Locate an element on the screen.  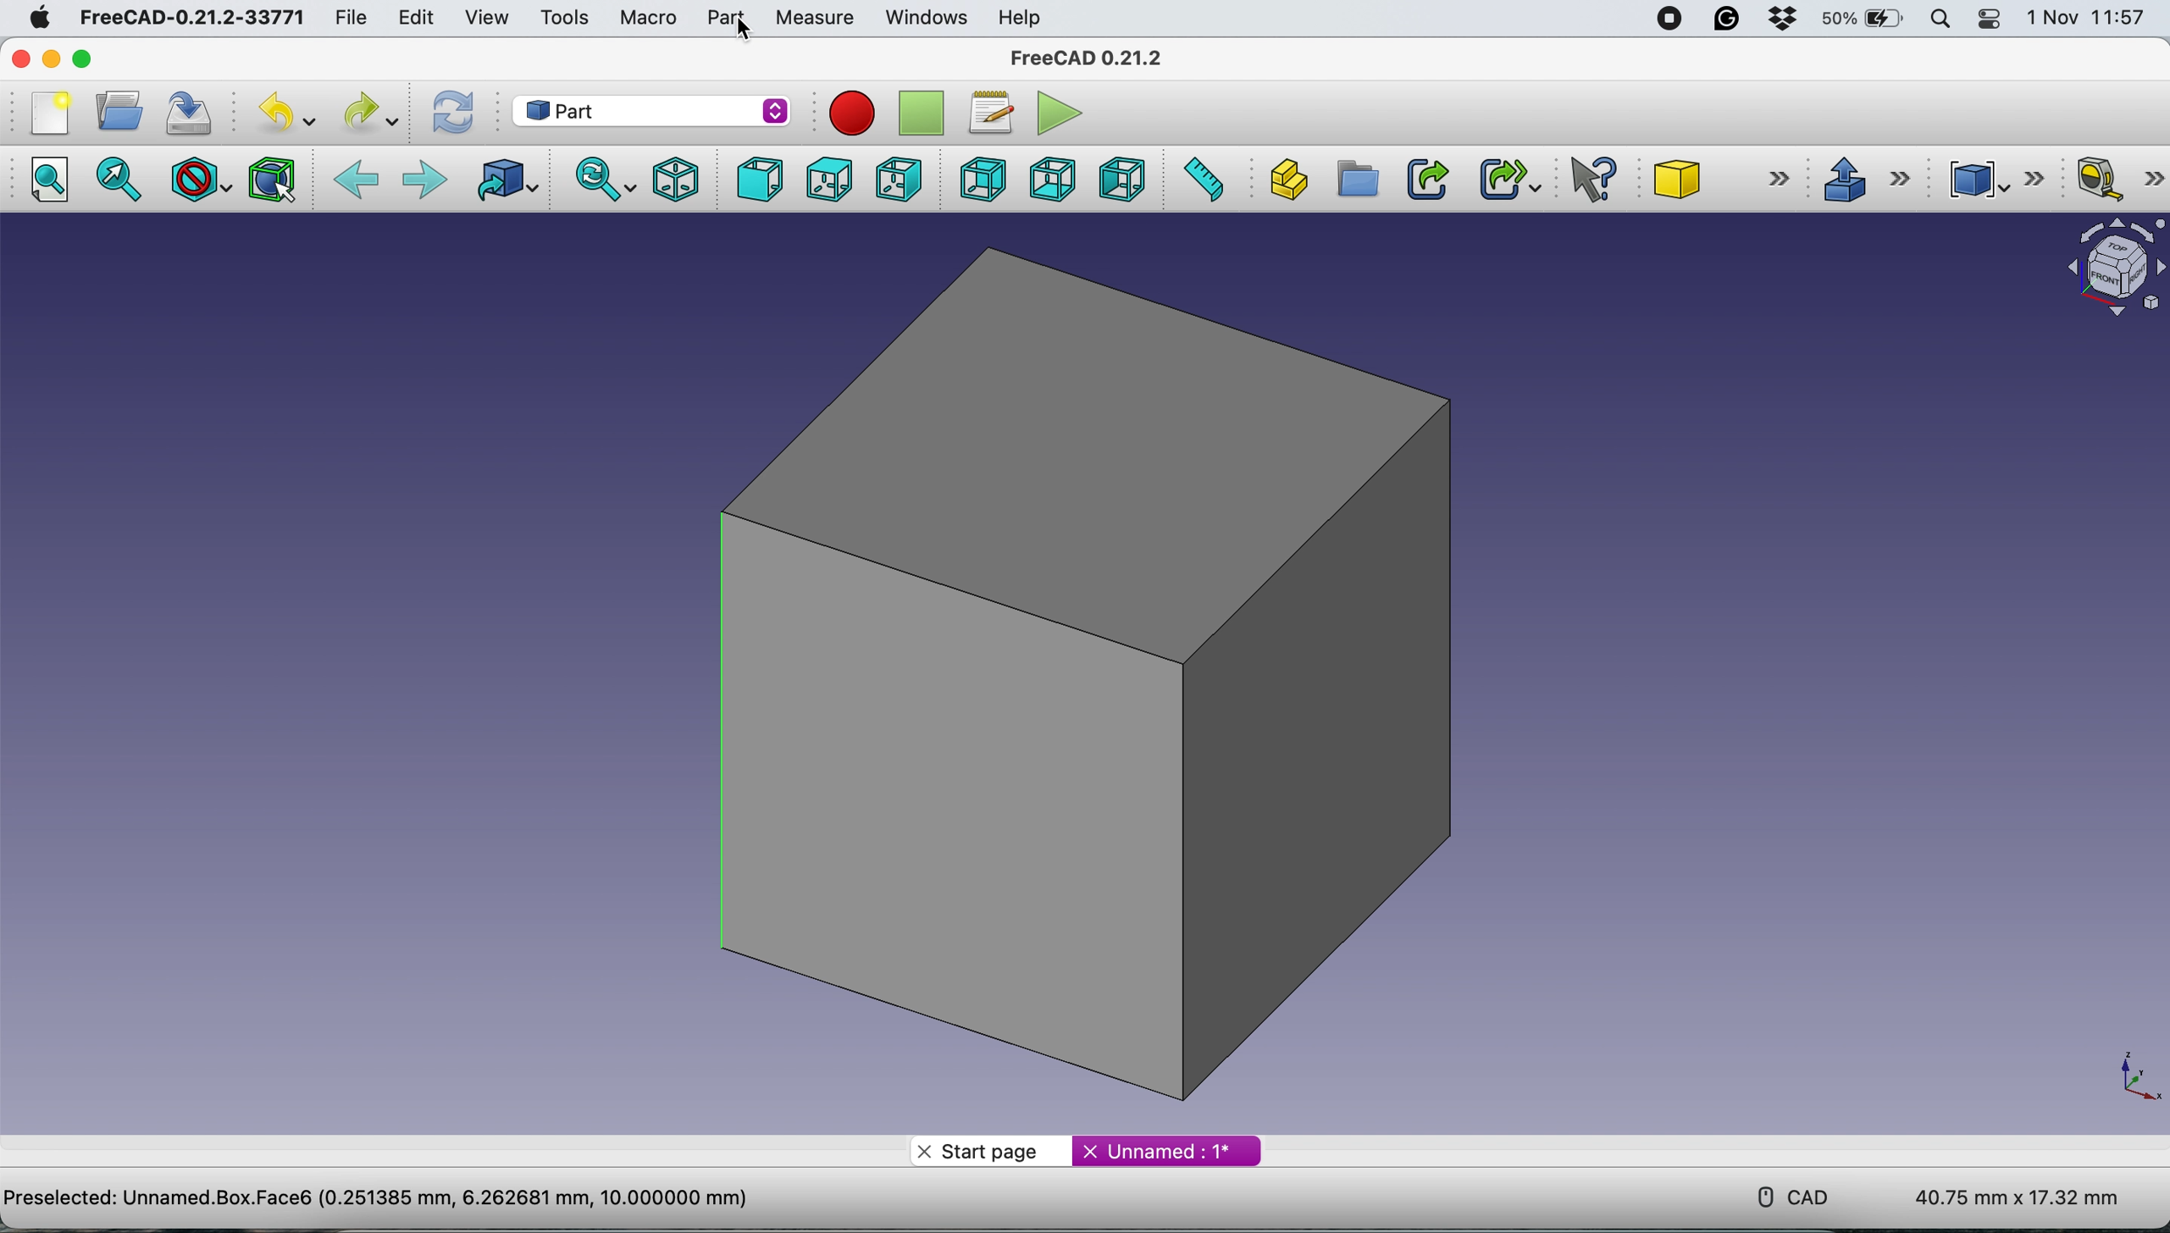
isometric is located at coordinates (669, 180).